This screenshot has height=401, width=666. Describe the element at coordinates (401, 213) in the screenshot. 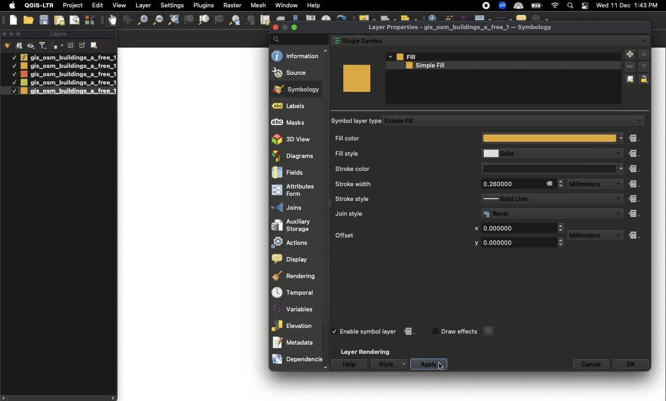

I see `Join style` at that location.